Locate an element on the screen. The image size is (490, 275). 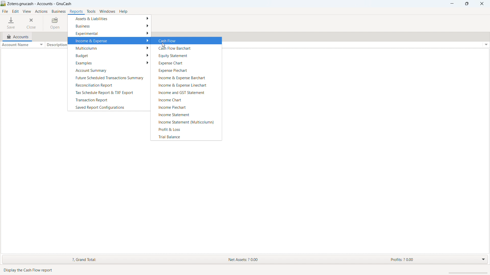
open is located at coordinates (56, 23).